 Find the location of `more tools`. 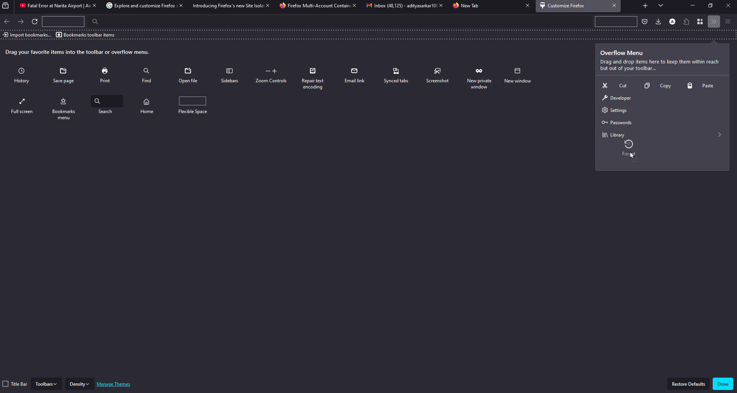

more tools is located at coordinates (715, 22).